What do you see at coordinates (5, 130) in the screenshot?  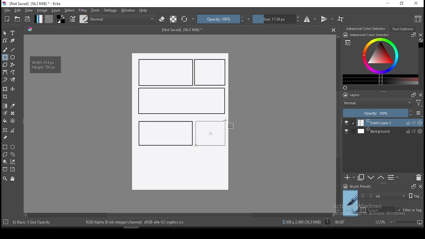 I see `assistant tool` at bounding box center [5, 130].